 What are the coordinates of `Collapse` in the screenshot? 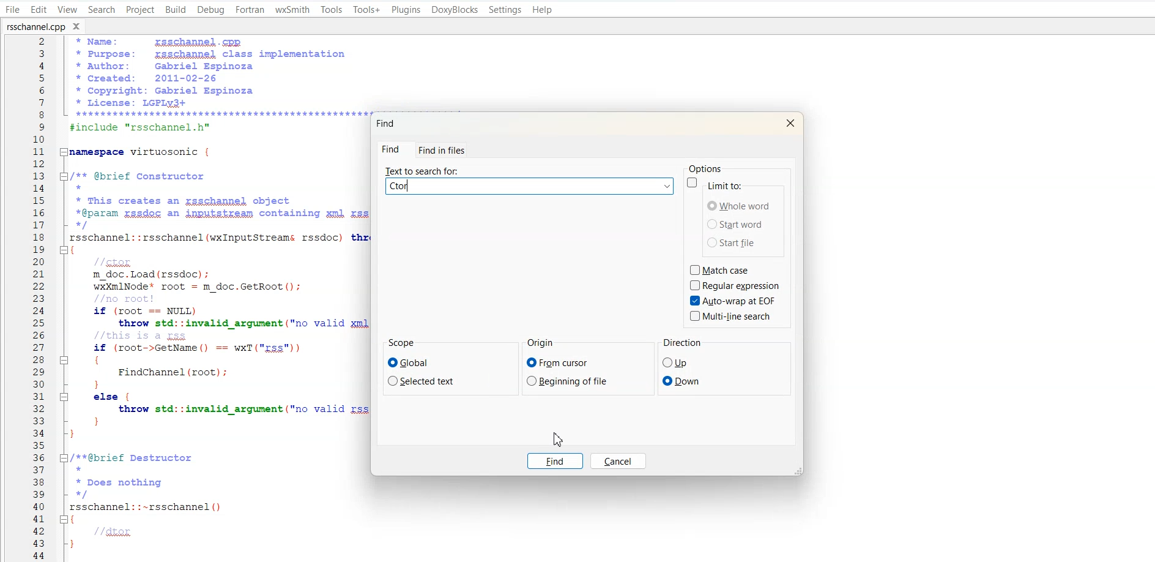 It's located at (64, 519).